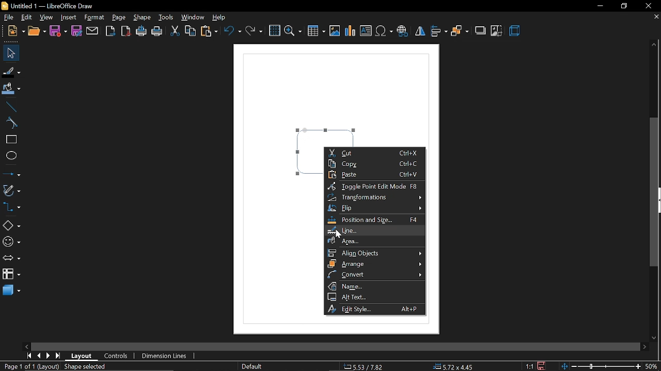 This screenshot has width=661, height=371. I want to click on insert symbol, so click(385, 31).